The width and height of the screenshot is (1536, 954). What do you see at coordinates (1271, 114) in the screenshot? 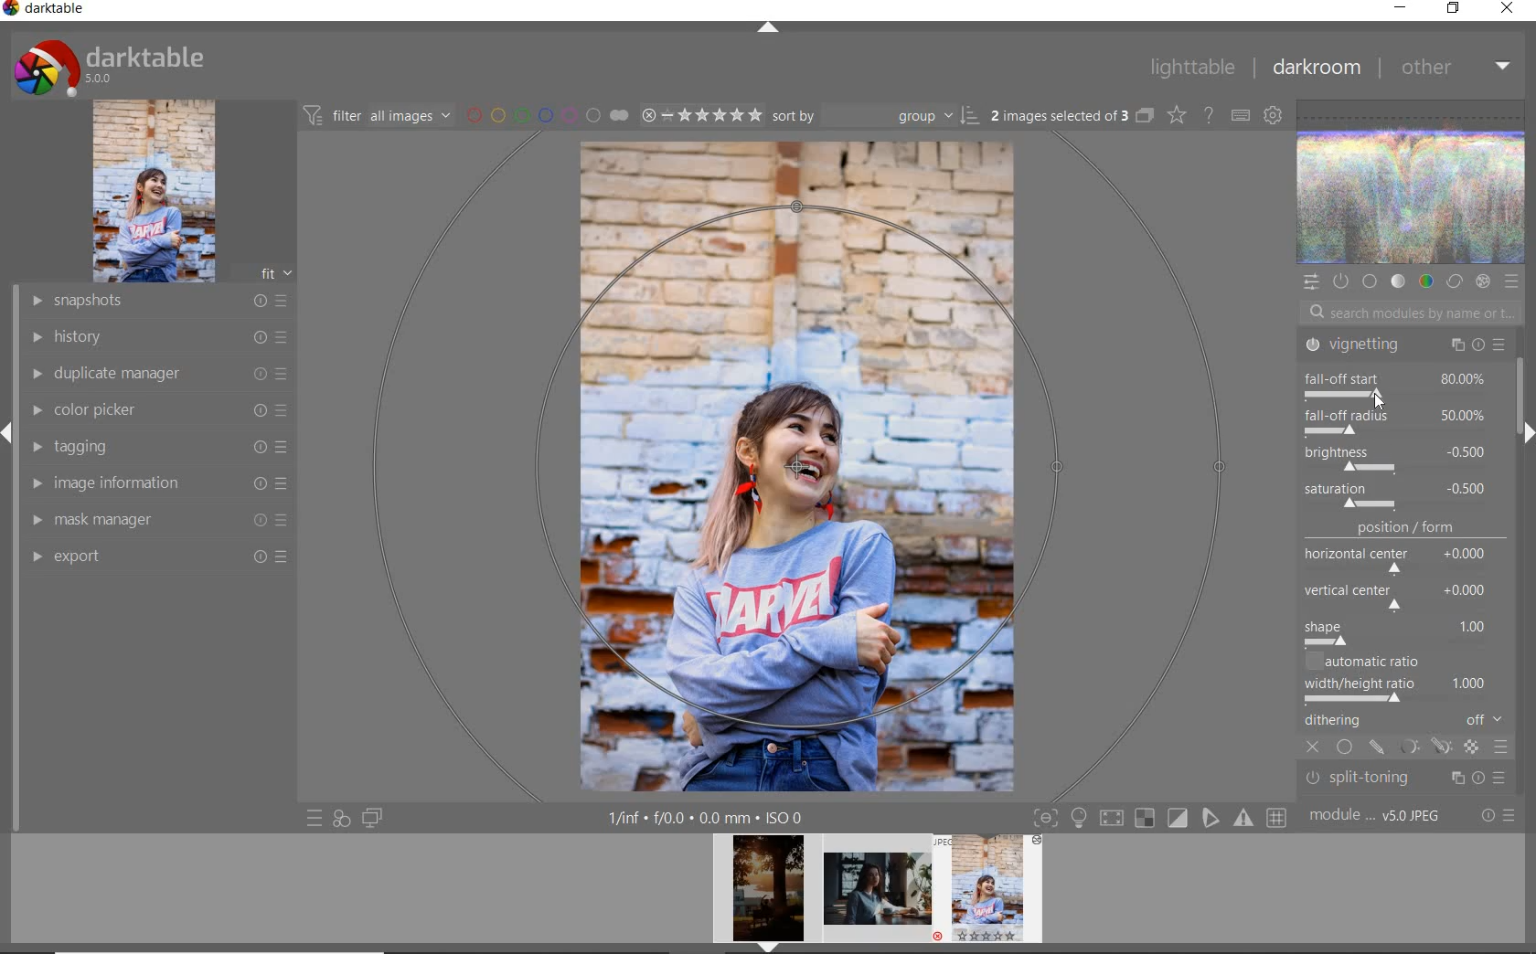
I see `SHOW GLOBAL PREFERENCES` at bounding box center [1271, 114].